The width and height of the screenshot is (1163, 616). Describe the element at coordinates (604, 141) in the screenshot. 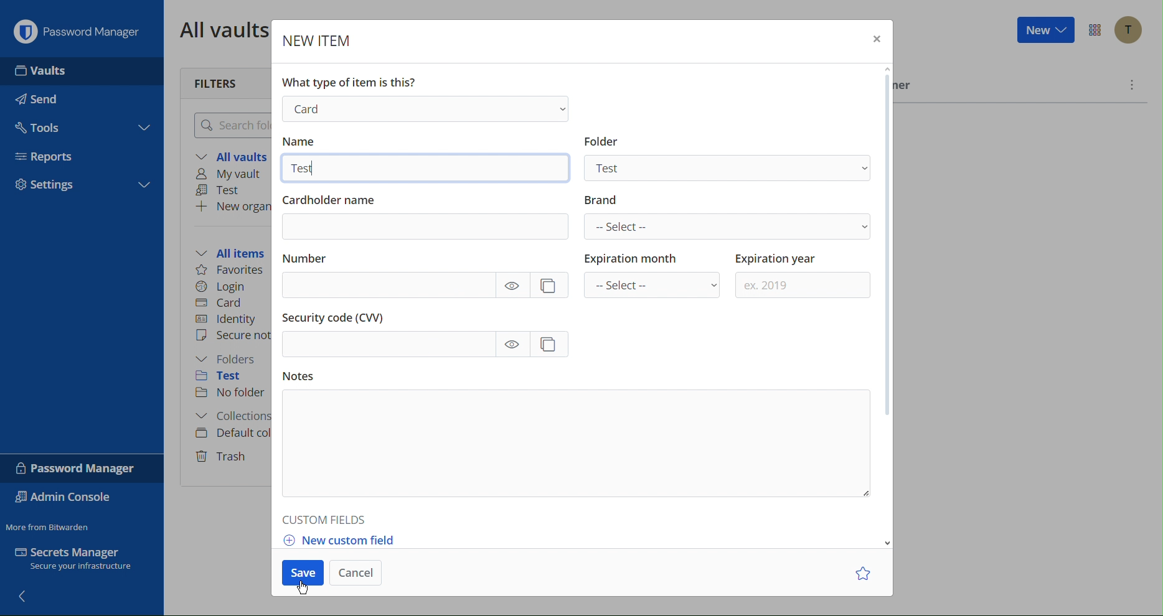

I see `` at that location.